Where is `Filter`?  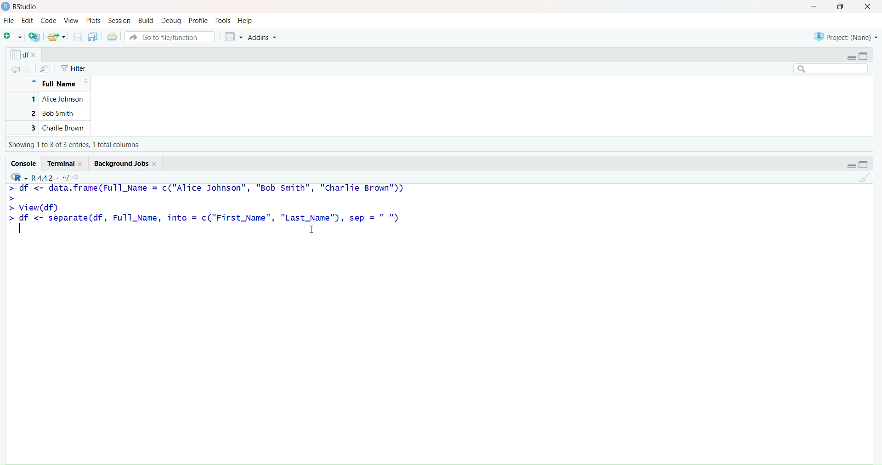
Filter is located at coordinates (74, 68).